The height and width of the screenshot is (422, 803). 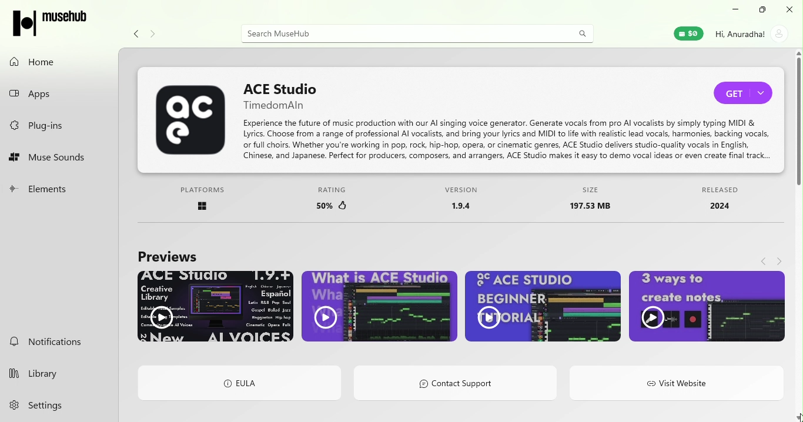 What do you see at coordinates (240, 384) in the screenshot?
I see `EULA` at bounding box center [240, 384].